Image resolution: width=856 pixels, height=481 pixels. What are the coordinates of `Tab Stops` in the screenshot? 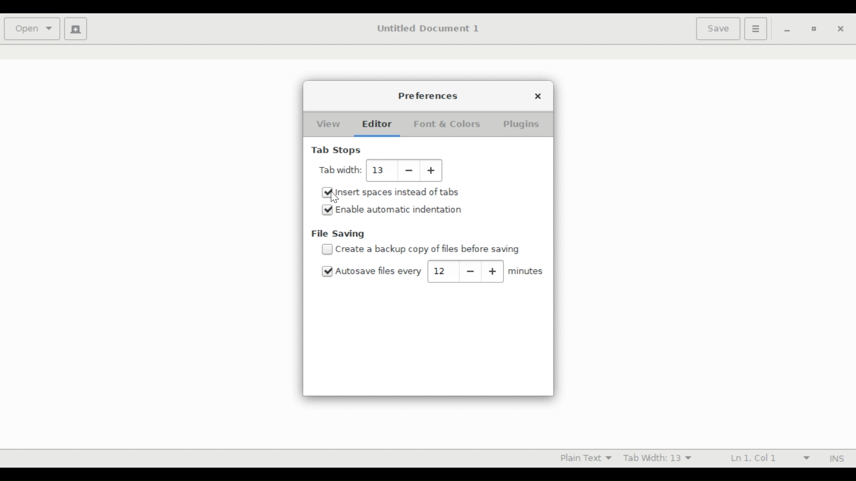 It's located at (337, 151).